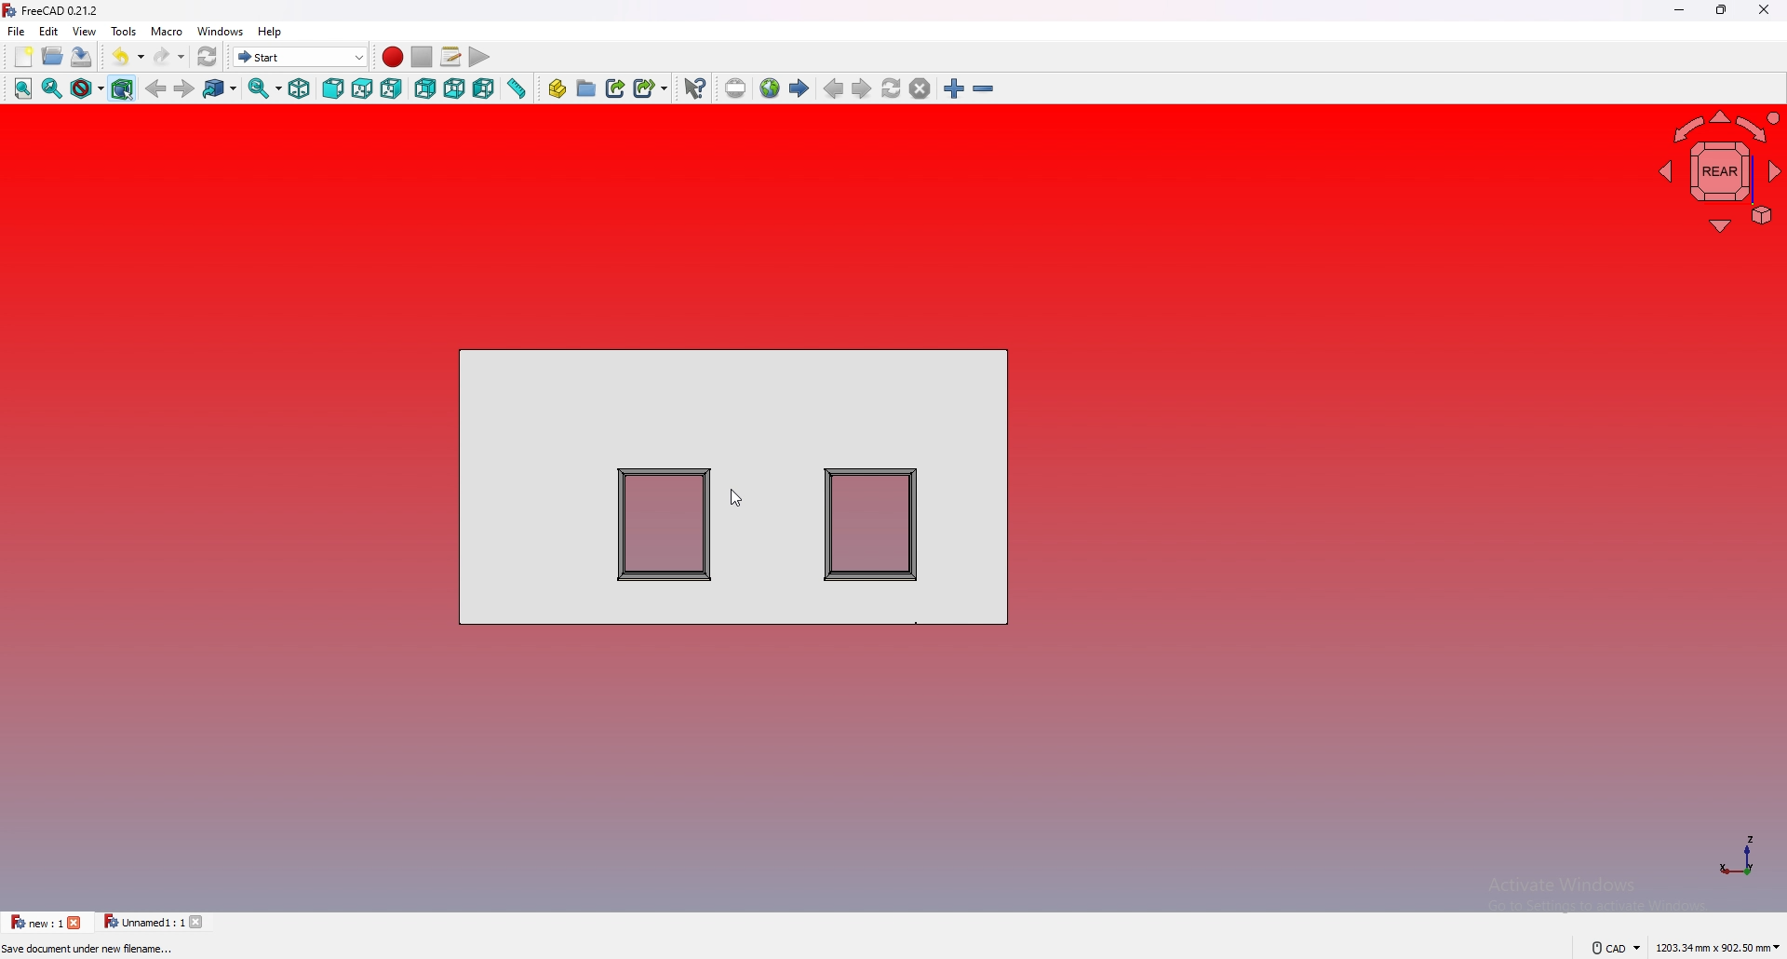 The height and width of the screenshot is (959, 1787). I want to click on back, so click(156, 90).